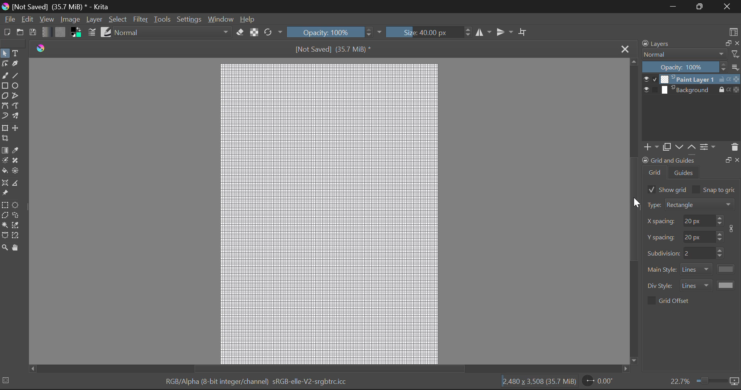 The height and width of the screenshot is (390, 741). Describe the element at coordinates (5, 206) in the screenshot. I see `Rectangular Selection` at that location.